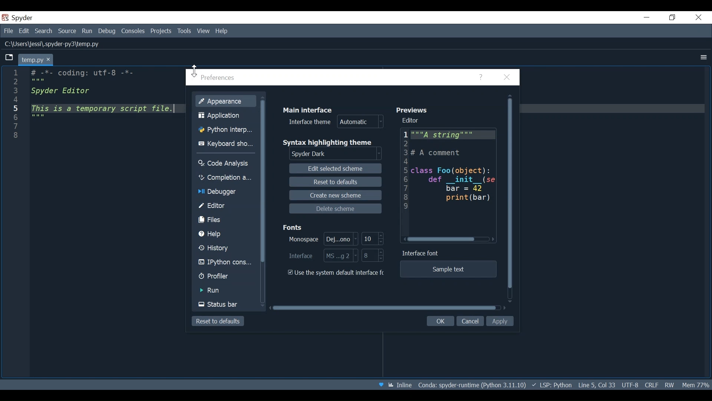 This screenshot has width=712, height=401. I want to click on Close, so click(507, 78).